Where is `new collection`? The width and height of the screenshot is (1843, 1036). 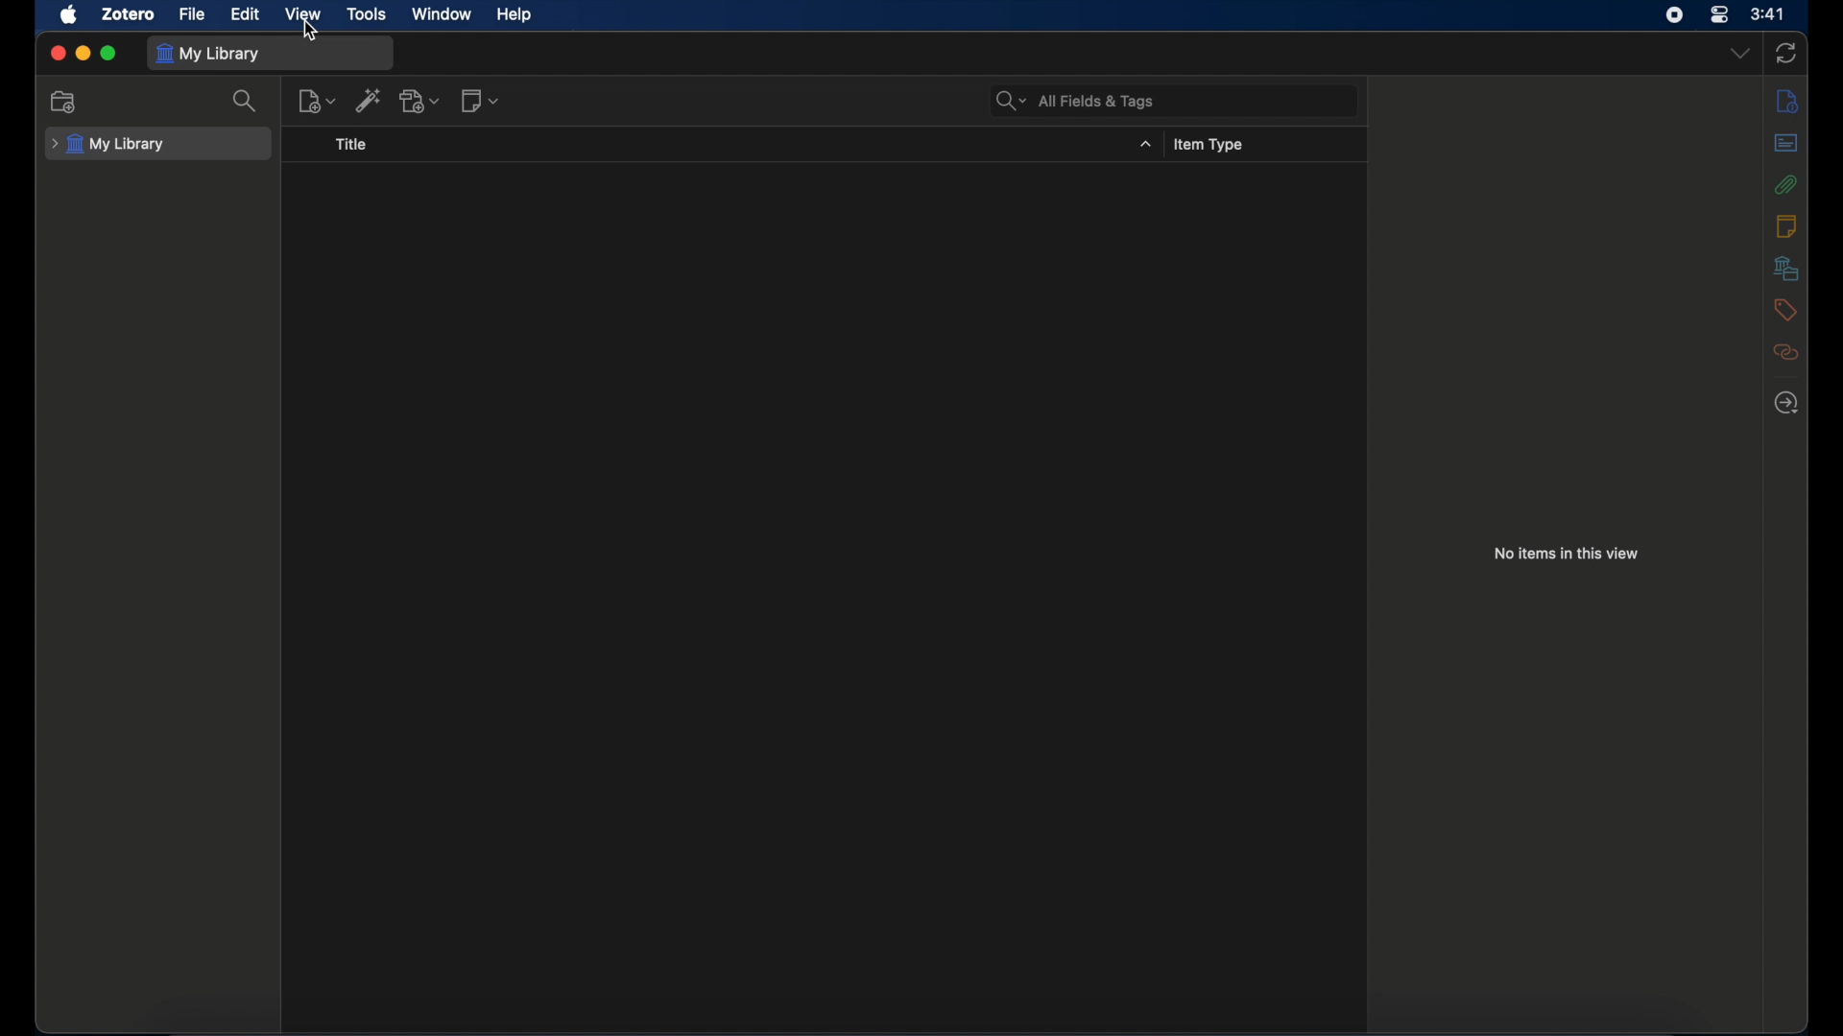
new collection is located at coordinates (65, 103).